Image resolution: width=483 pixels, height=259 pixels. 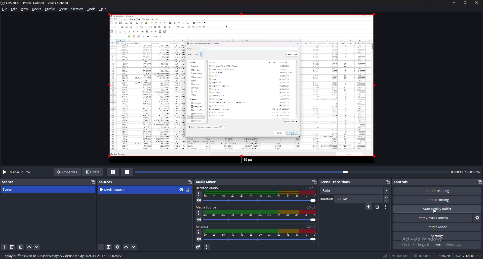 I want to click on ‘OBS 30.2.3 - Profile: Untitled - Scenes: Untitled, so click(x=39, y=3).